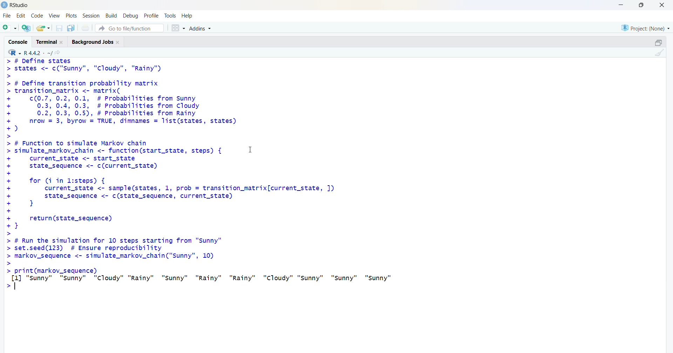  I want to click on > # Function to simulate Markov chain
simulate_markov_chain <- function(start_state, steps) { I
current_state <- start_state
state_sequence <- c(current_state)
for (i in l:steps) {
current_state <- sample(states, 1, prob = transition_matrix[current_state, ])
state_sequence <- c(state_sequence, current_state)
}
return(state_sequence)
}
# Run the simulation for 10 steps starting from "Sunny"
set.seed(123) # Ensure reproducibility
markov_sequence <- simulate_markov_chain("Sunny", 10), so click(189, 202).